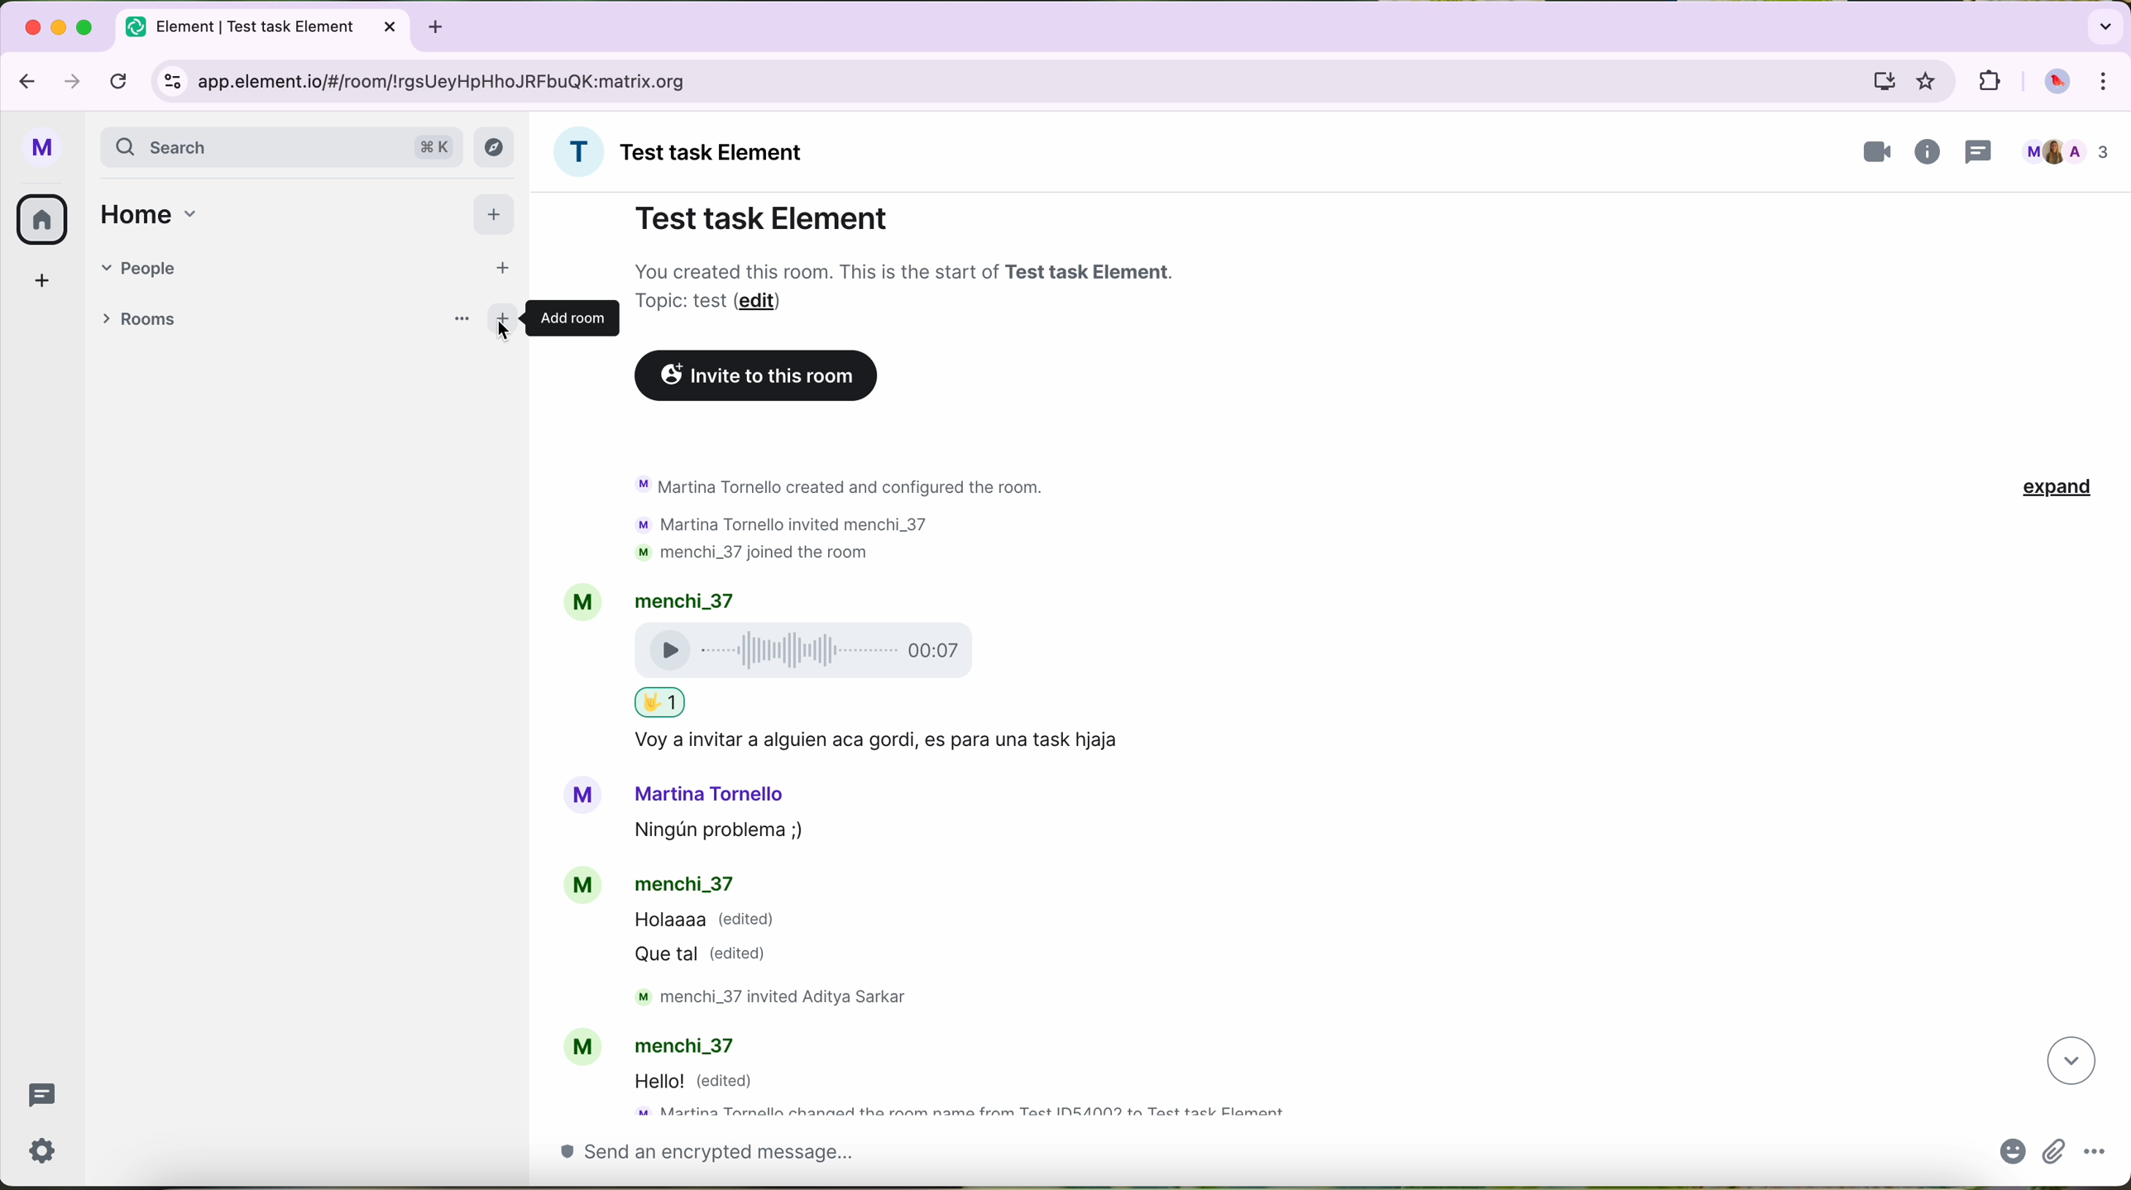 The image size is (2131, 1190). I want to click on minimize, so click(61, 28).